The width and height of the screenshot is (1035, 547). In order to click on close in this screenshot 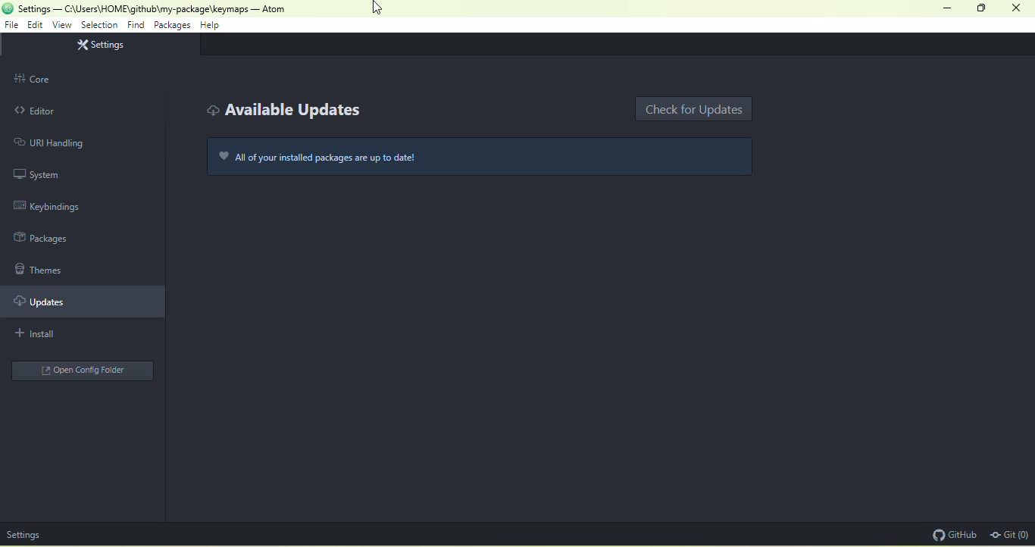, I will do `click(1019, 8)`.